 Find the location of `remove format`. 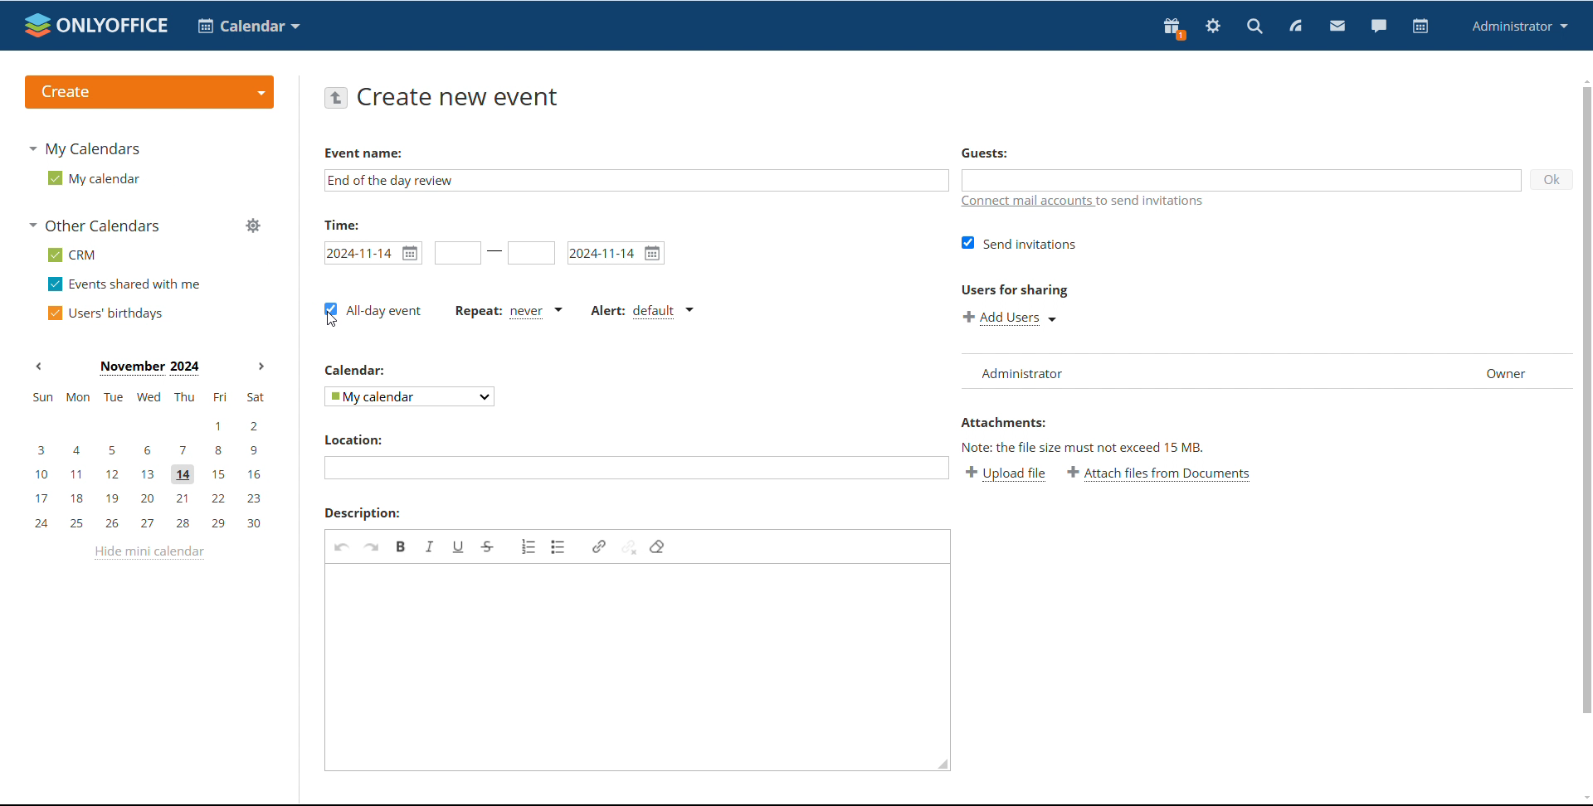

remove format is located at coordinates (657, 546).